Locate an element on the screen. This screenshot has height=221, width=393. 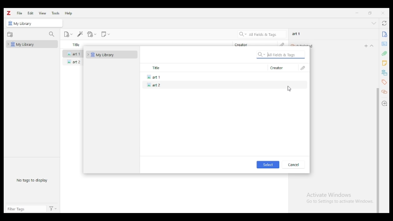
my library is located at coordinates (25, 24).